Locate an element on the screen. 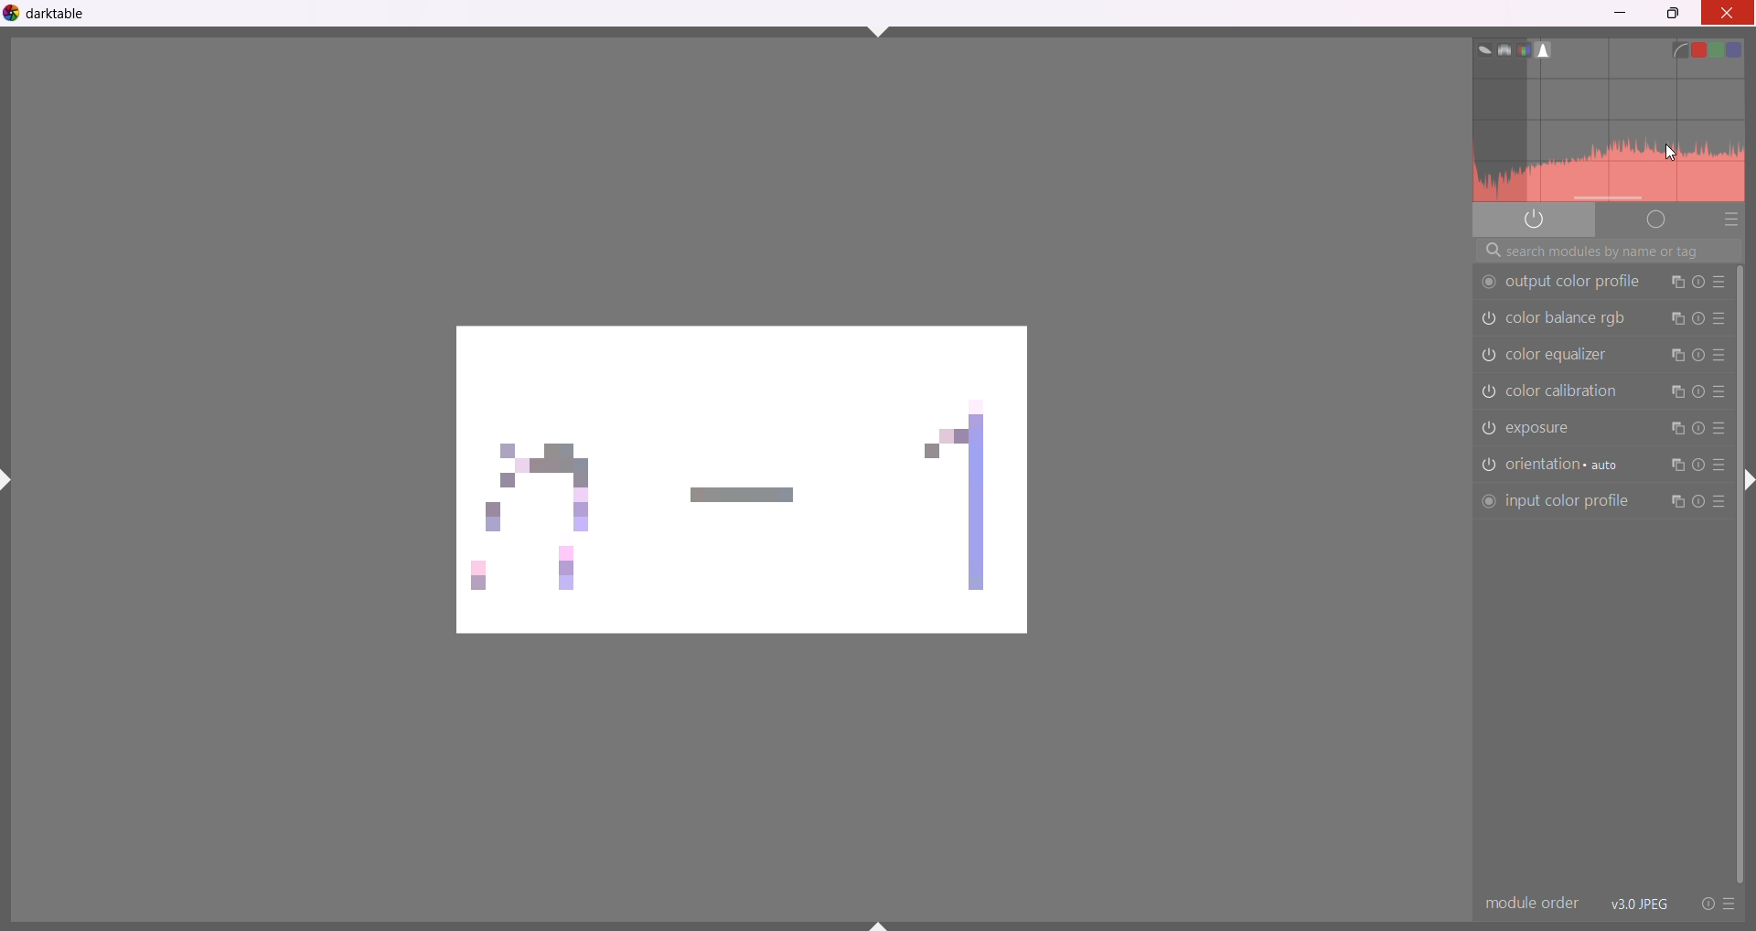 This screenshot has width=1756, height=931. presets is located at coordinates (1719, 355).